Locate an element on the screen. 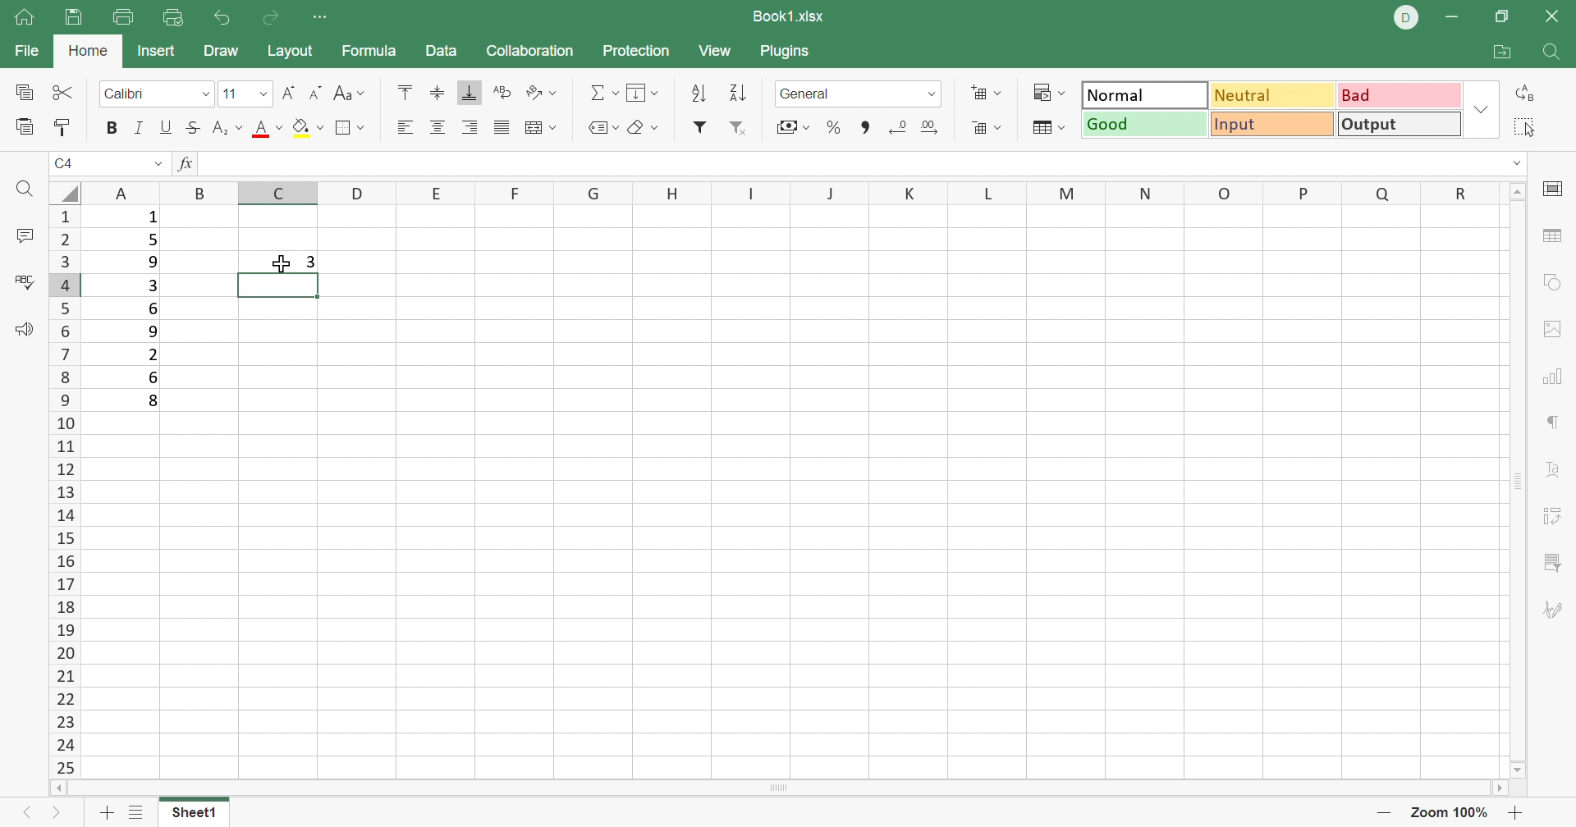 The height and width of the screenshot is (827, 1576). Zoom out 100% is located at coordinates (1449, 814).